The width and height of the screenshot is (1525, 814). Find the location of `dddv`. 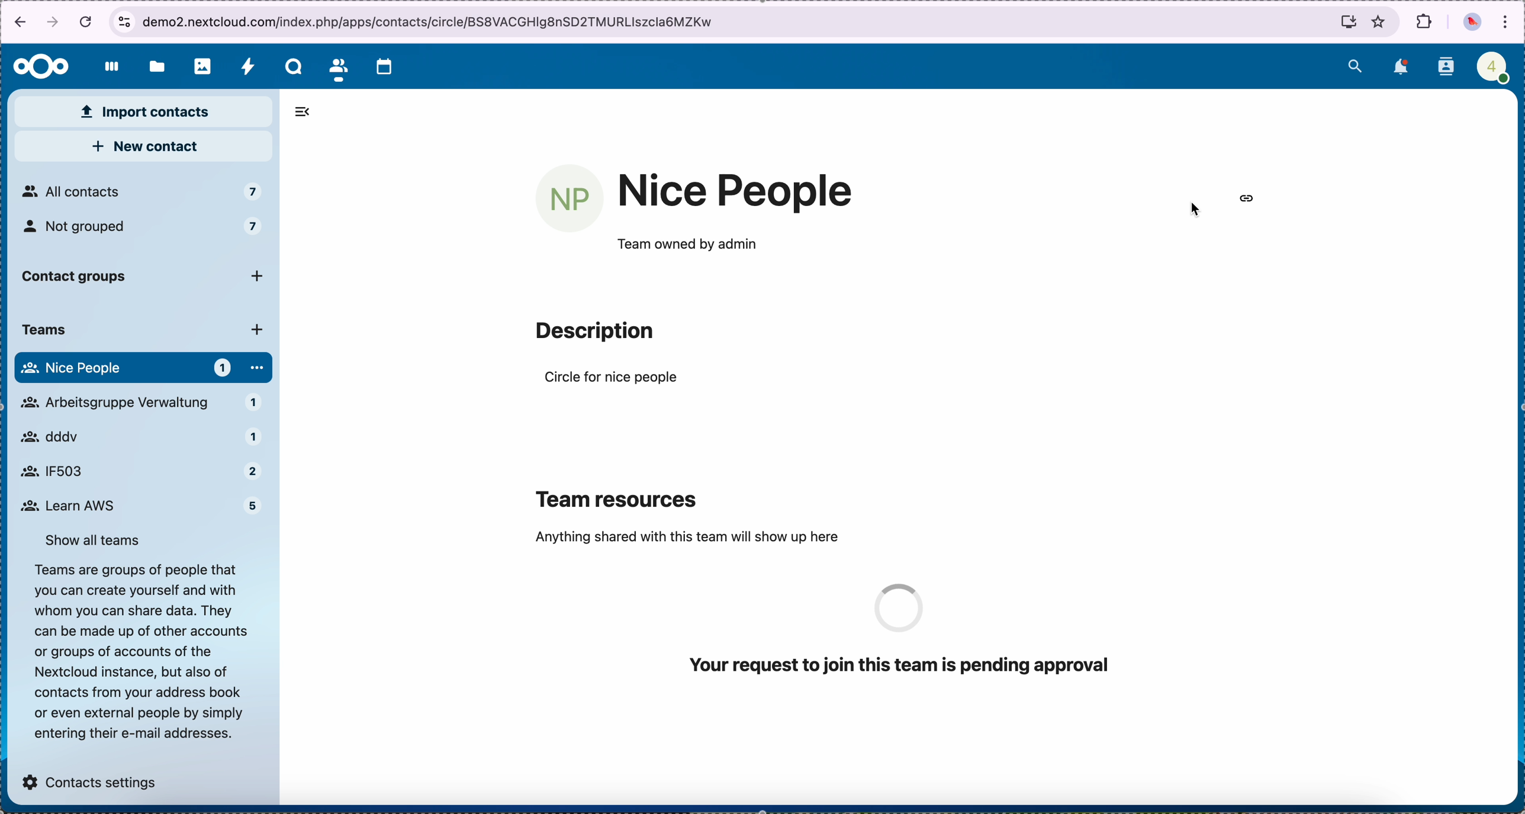

dddv is located at coordinates (136, 404).